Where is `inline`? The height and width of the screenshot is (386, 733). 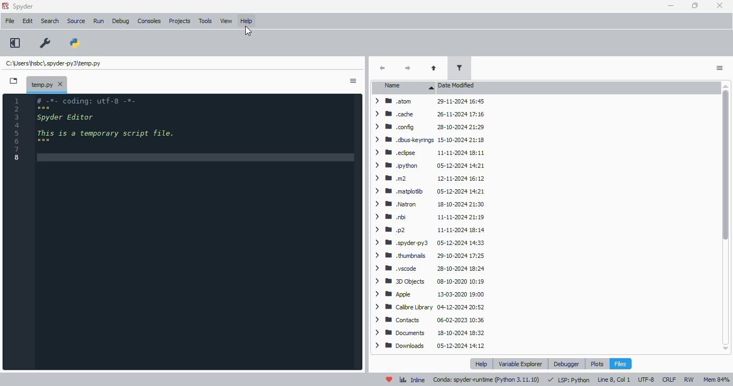
inline is located at coordinates (412, 380).